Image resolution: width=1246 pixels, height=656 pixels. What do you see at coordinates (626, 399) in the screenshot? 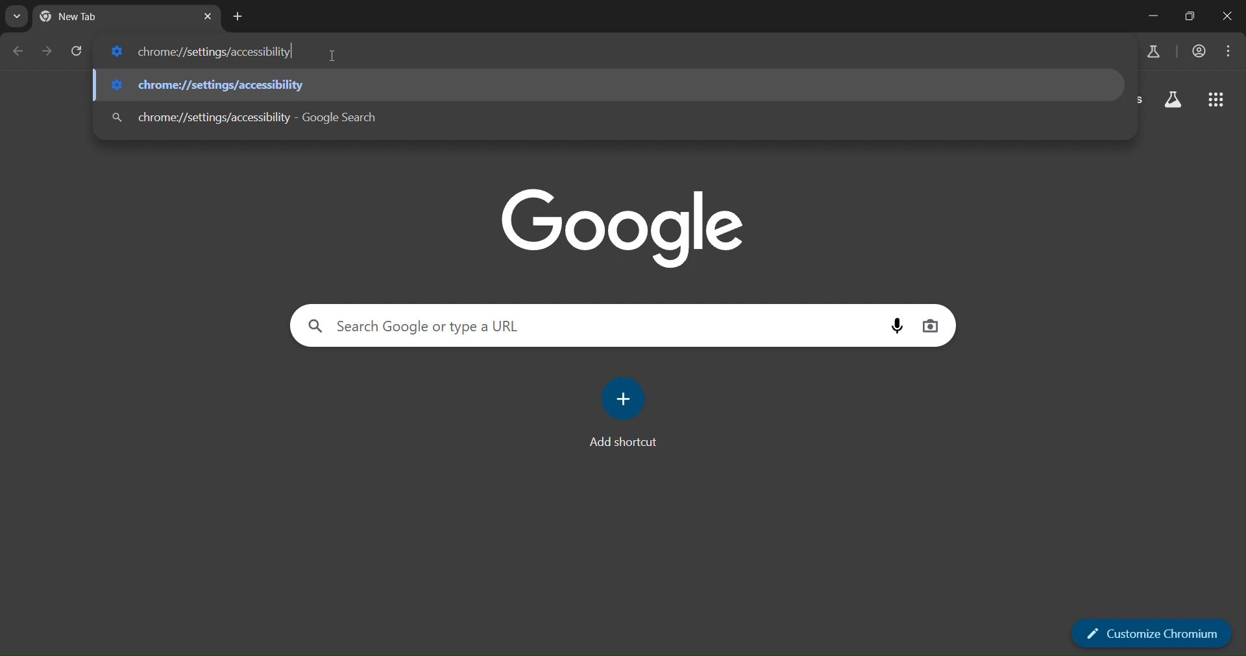
I see `add` at bounding box center [626, 399].